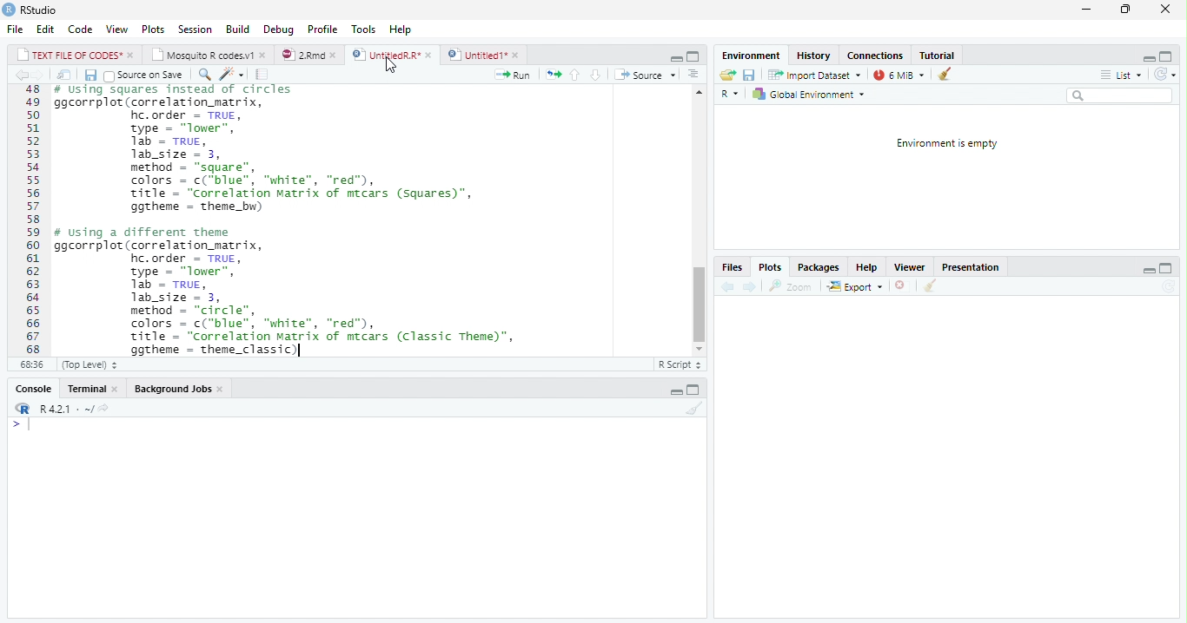 The height and width of the screenshot is (623, 1187). I want to click on 68.36, so click(30, 364).